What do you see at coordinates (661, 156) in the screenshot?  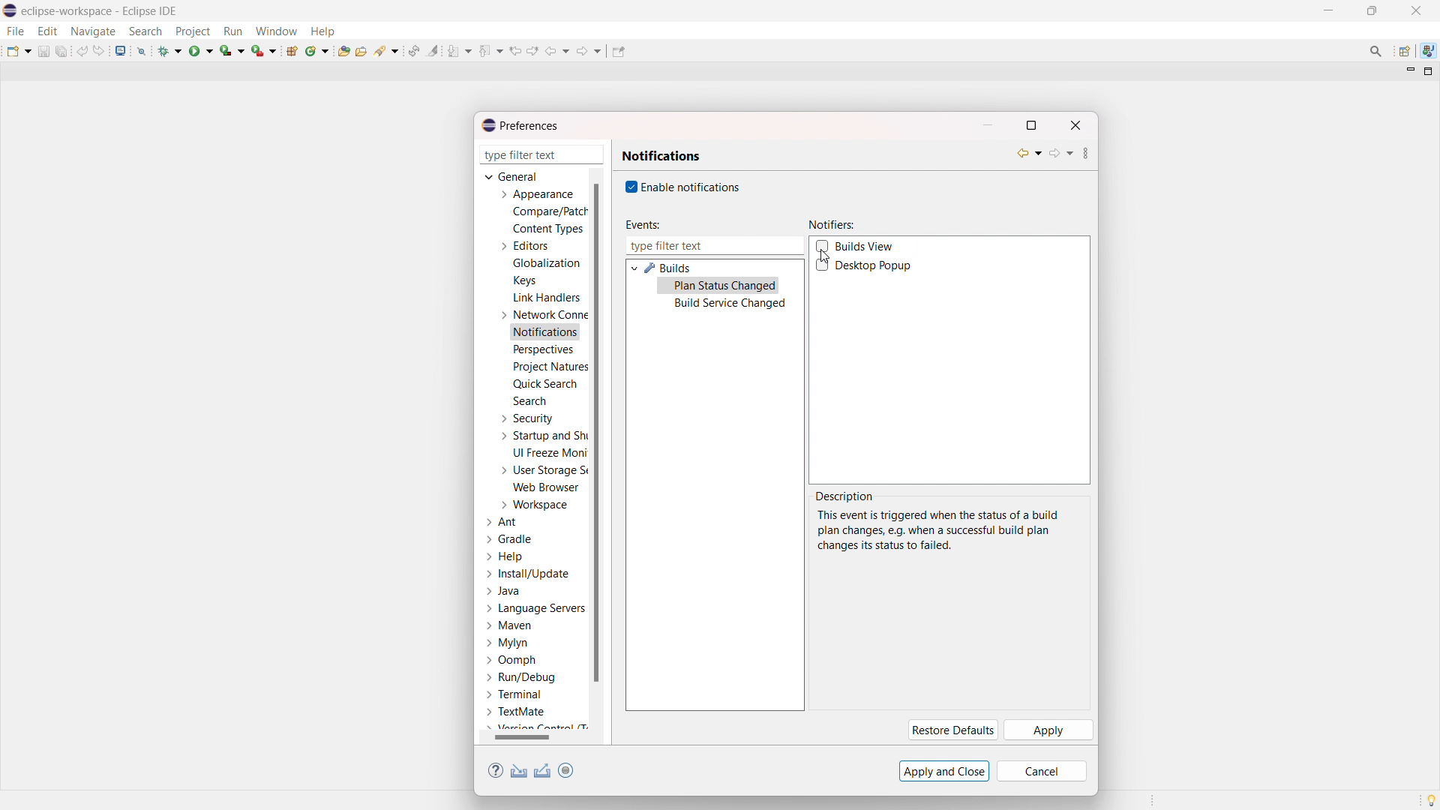 I see `notifications` at bounding box center [661, 156].